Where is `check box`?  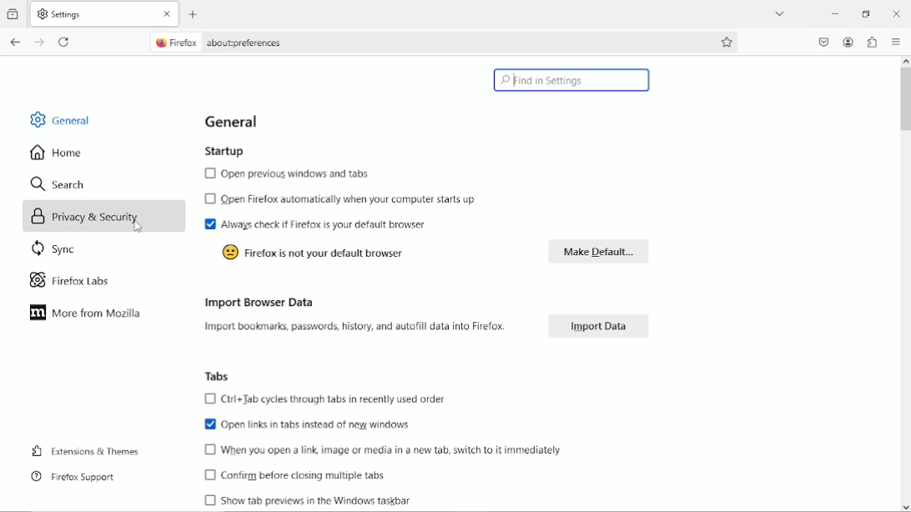 check box is located at coordinates (209, 223).